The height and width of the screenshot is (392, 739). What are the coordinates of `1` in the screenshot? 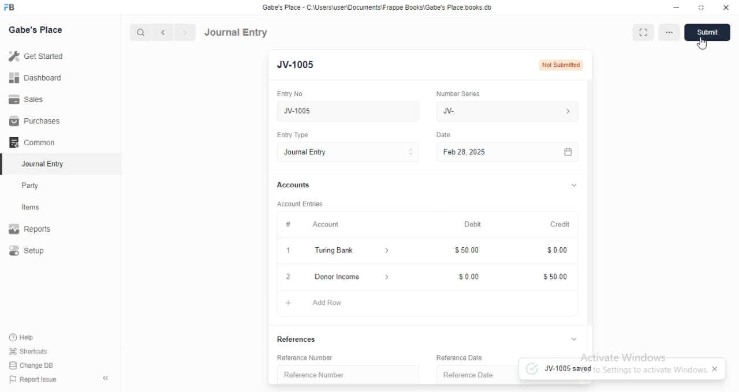 It's located at (286, 251).